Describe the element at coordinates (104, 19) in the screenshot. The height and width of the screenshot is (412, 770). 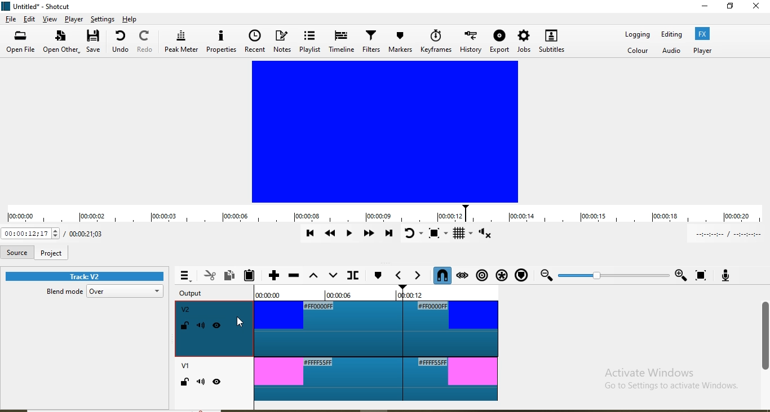
I see `Settings` at that location.